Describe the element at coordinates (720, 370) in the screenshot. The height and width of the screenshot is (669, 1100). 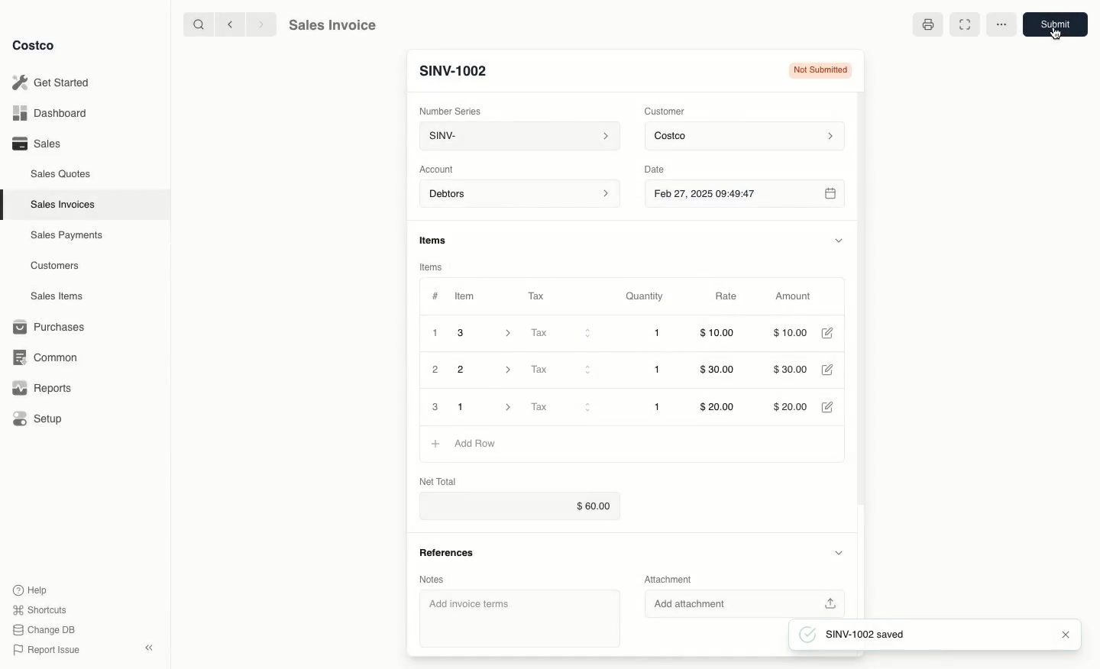
I see `$30.00` at that location.